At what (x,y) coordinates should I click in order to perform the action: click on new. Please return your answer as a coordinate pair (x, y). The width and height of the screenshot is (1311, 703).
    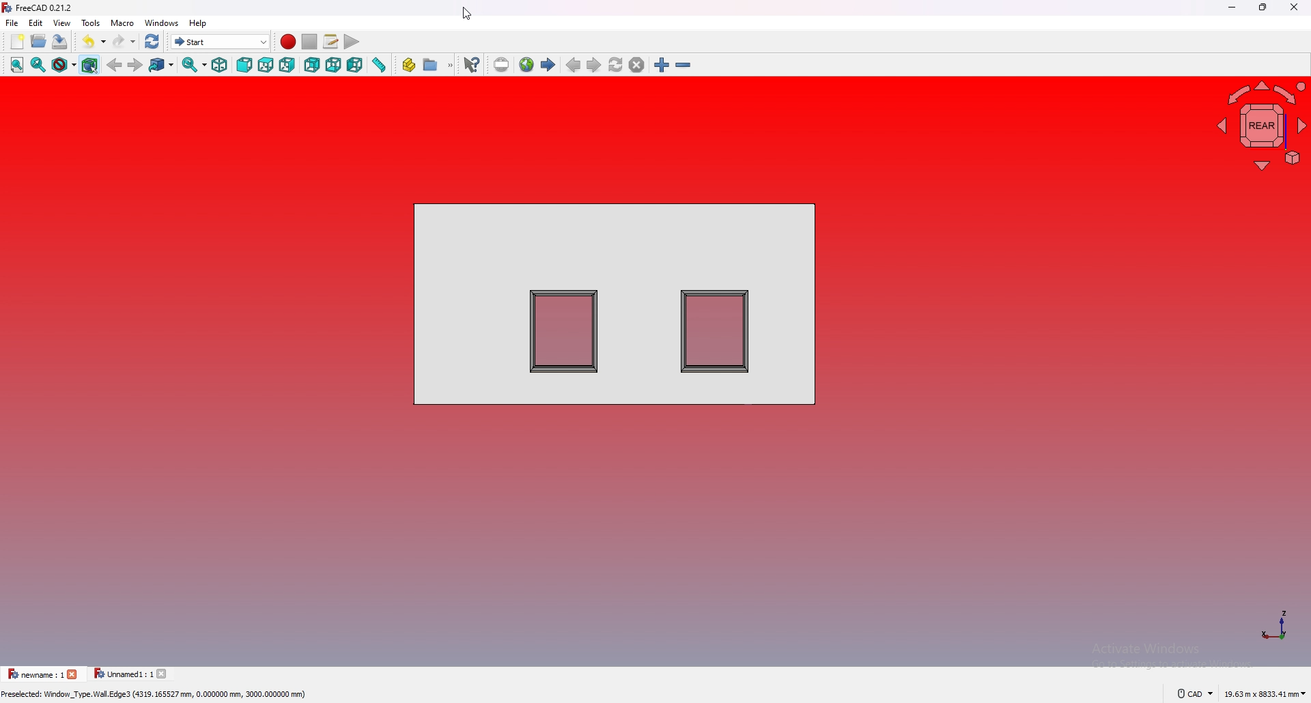
    Looking at the image, I should click on (17, 42).